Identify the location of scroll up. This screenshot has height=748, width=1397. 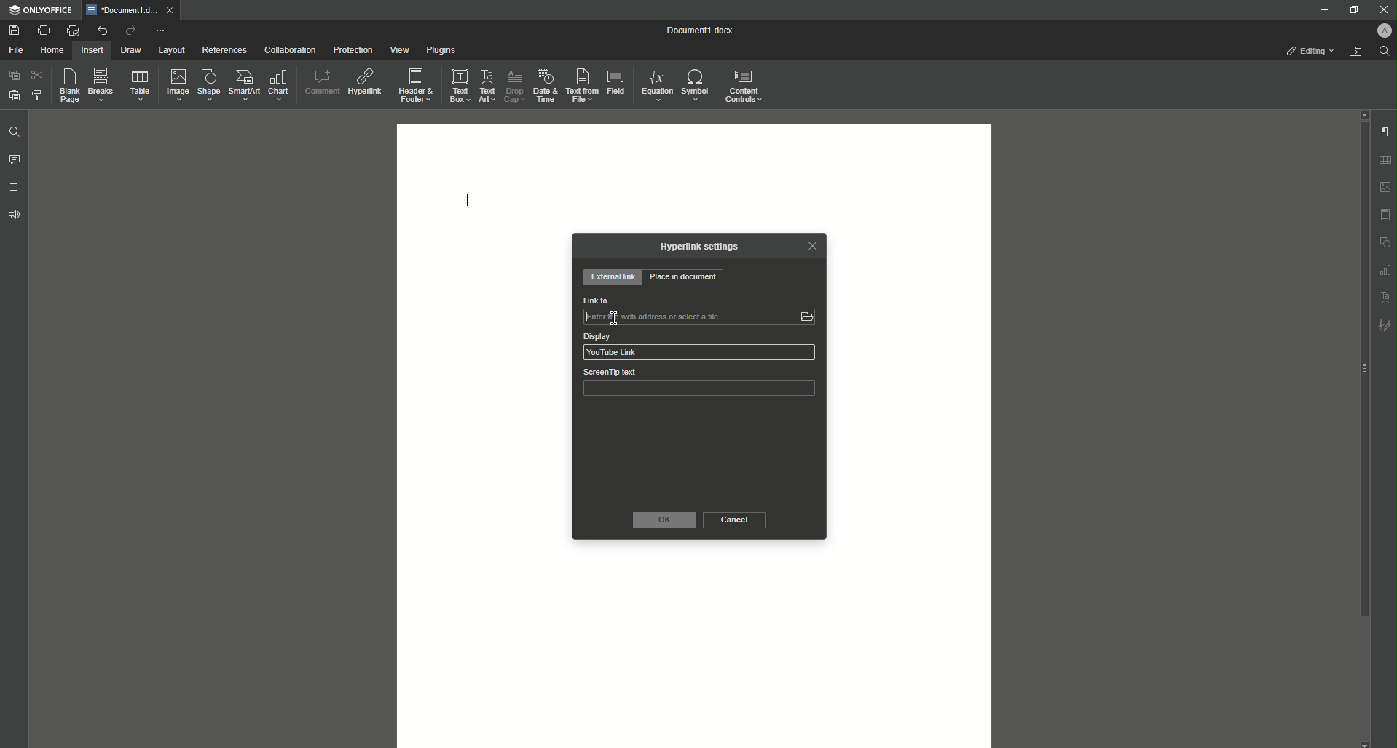
(1364, 114).